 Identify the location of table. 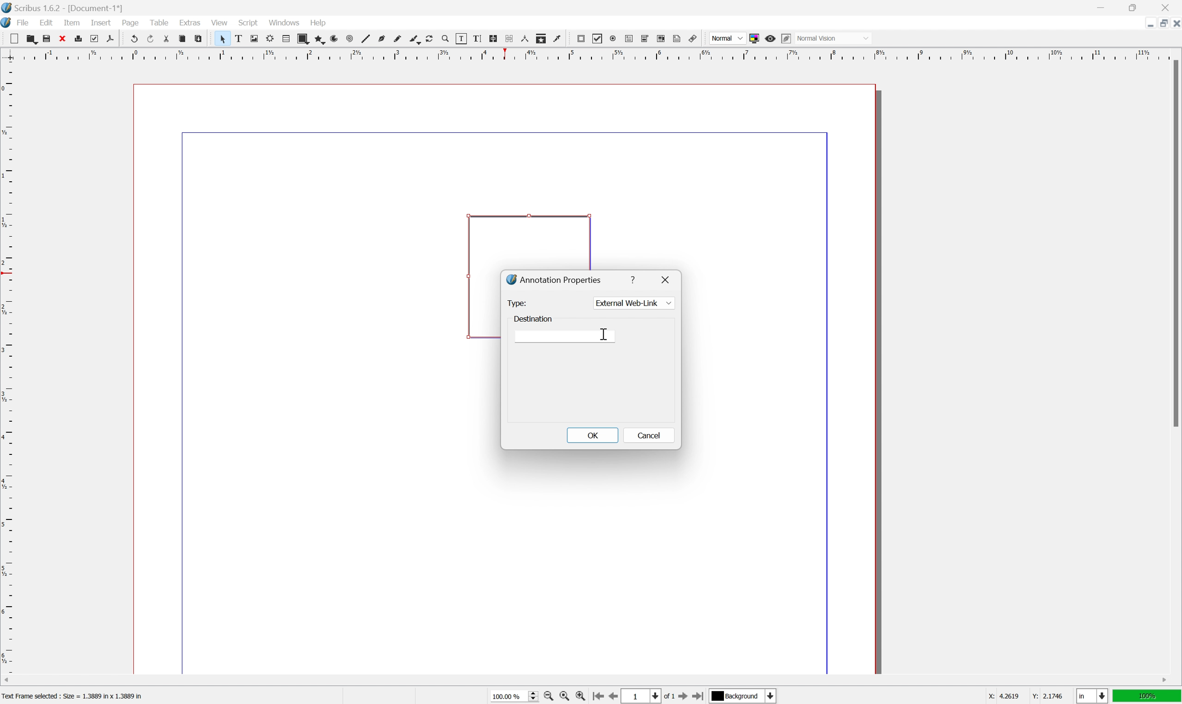
(159, 21).